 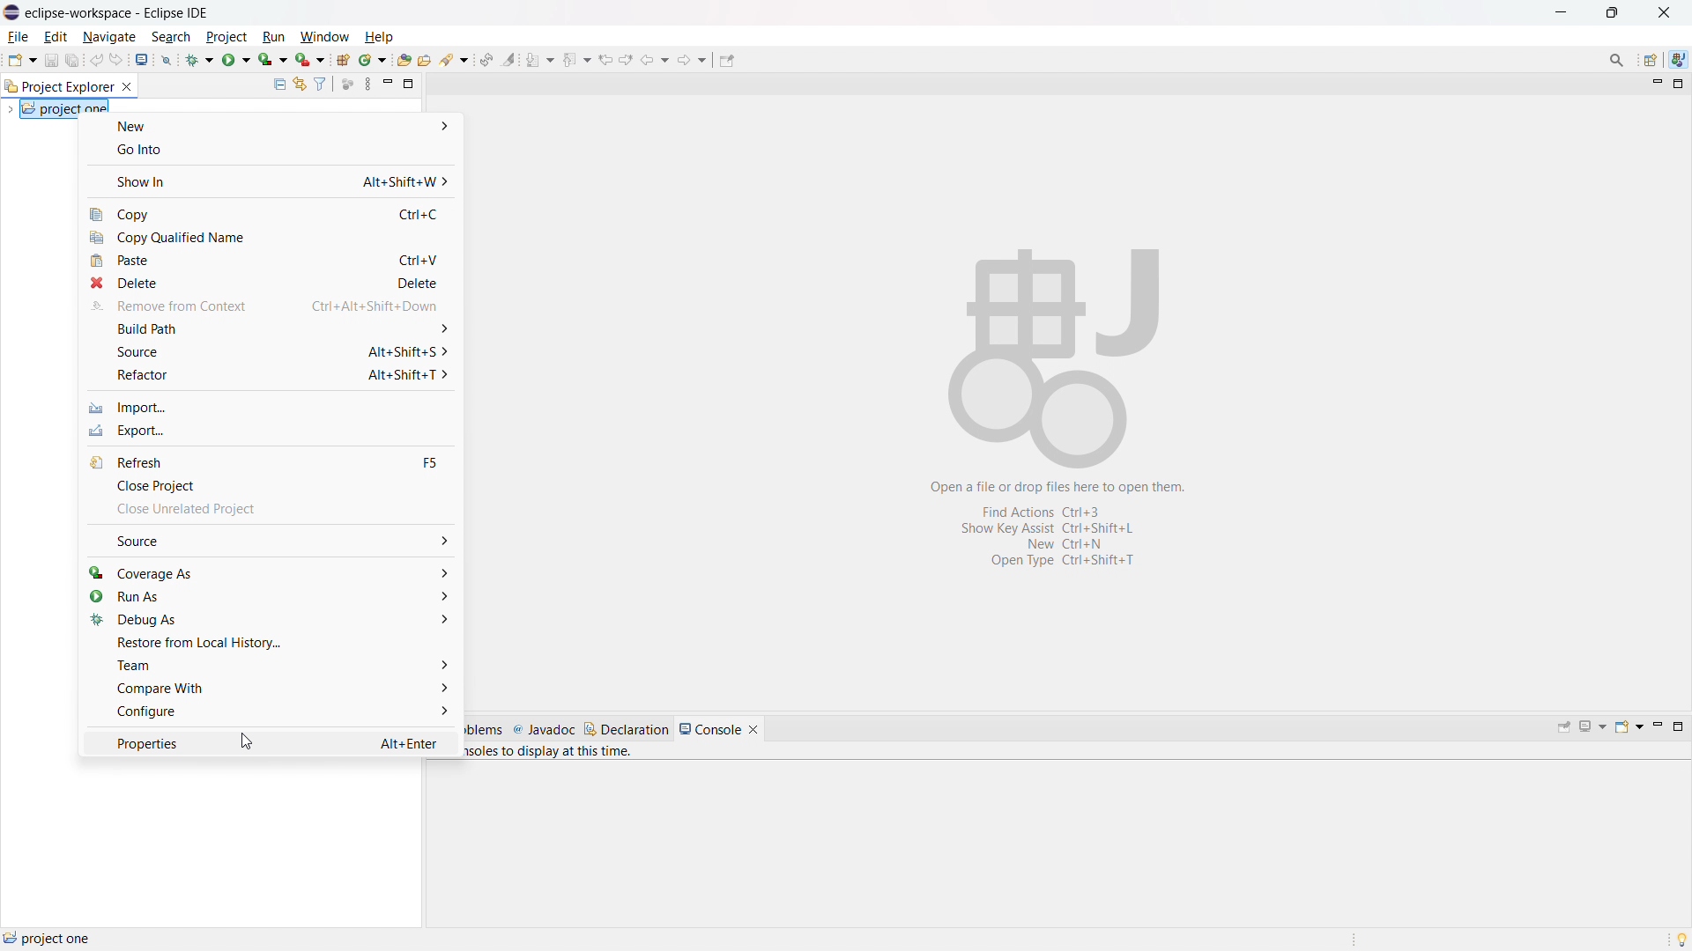 What do you see at coordinates (348, 85) in the screenshot?
I see `focus on active task ` at bounding box center [348, 85].